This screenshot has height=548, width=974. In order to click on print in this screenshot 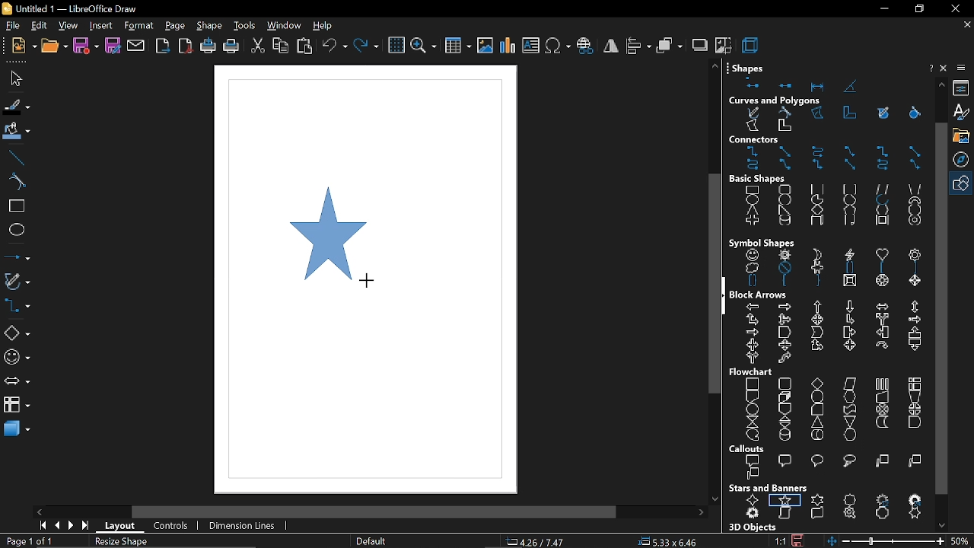, I will do `click(231, 47)`.